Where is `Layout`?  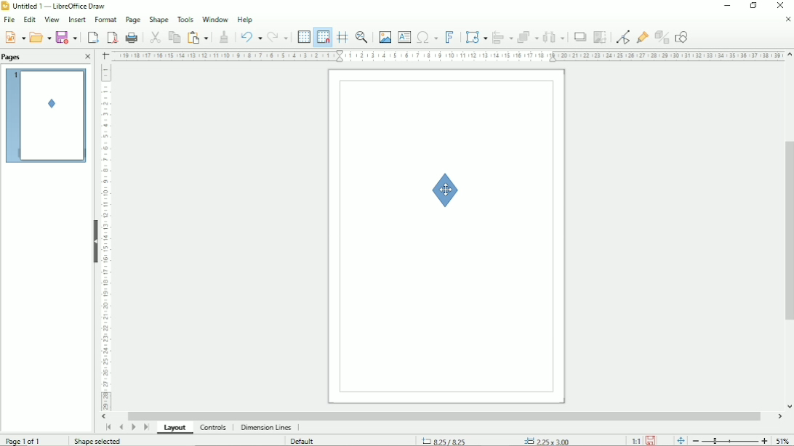 Layout is located at coordinates (174, 428).